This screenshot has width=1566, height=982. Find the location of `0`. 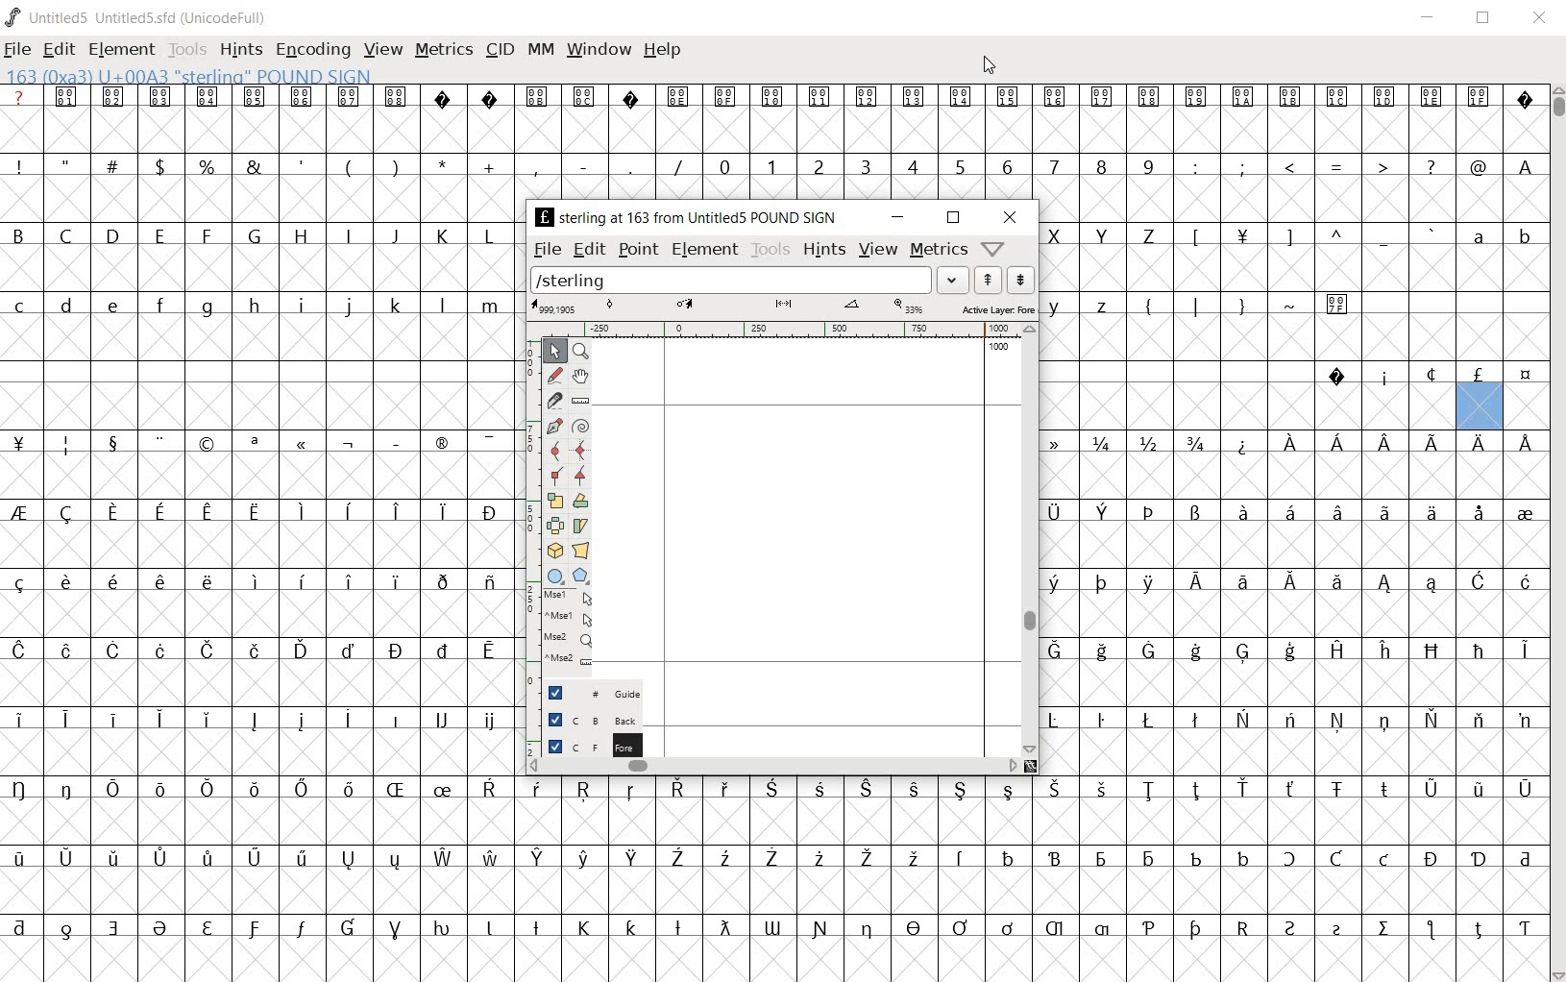

0 is located at coordinates (722, 165).